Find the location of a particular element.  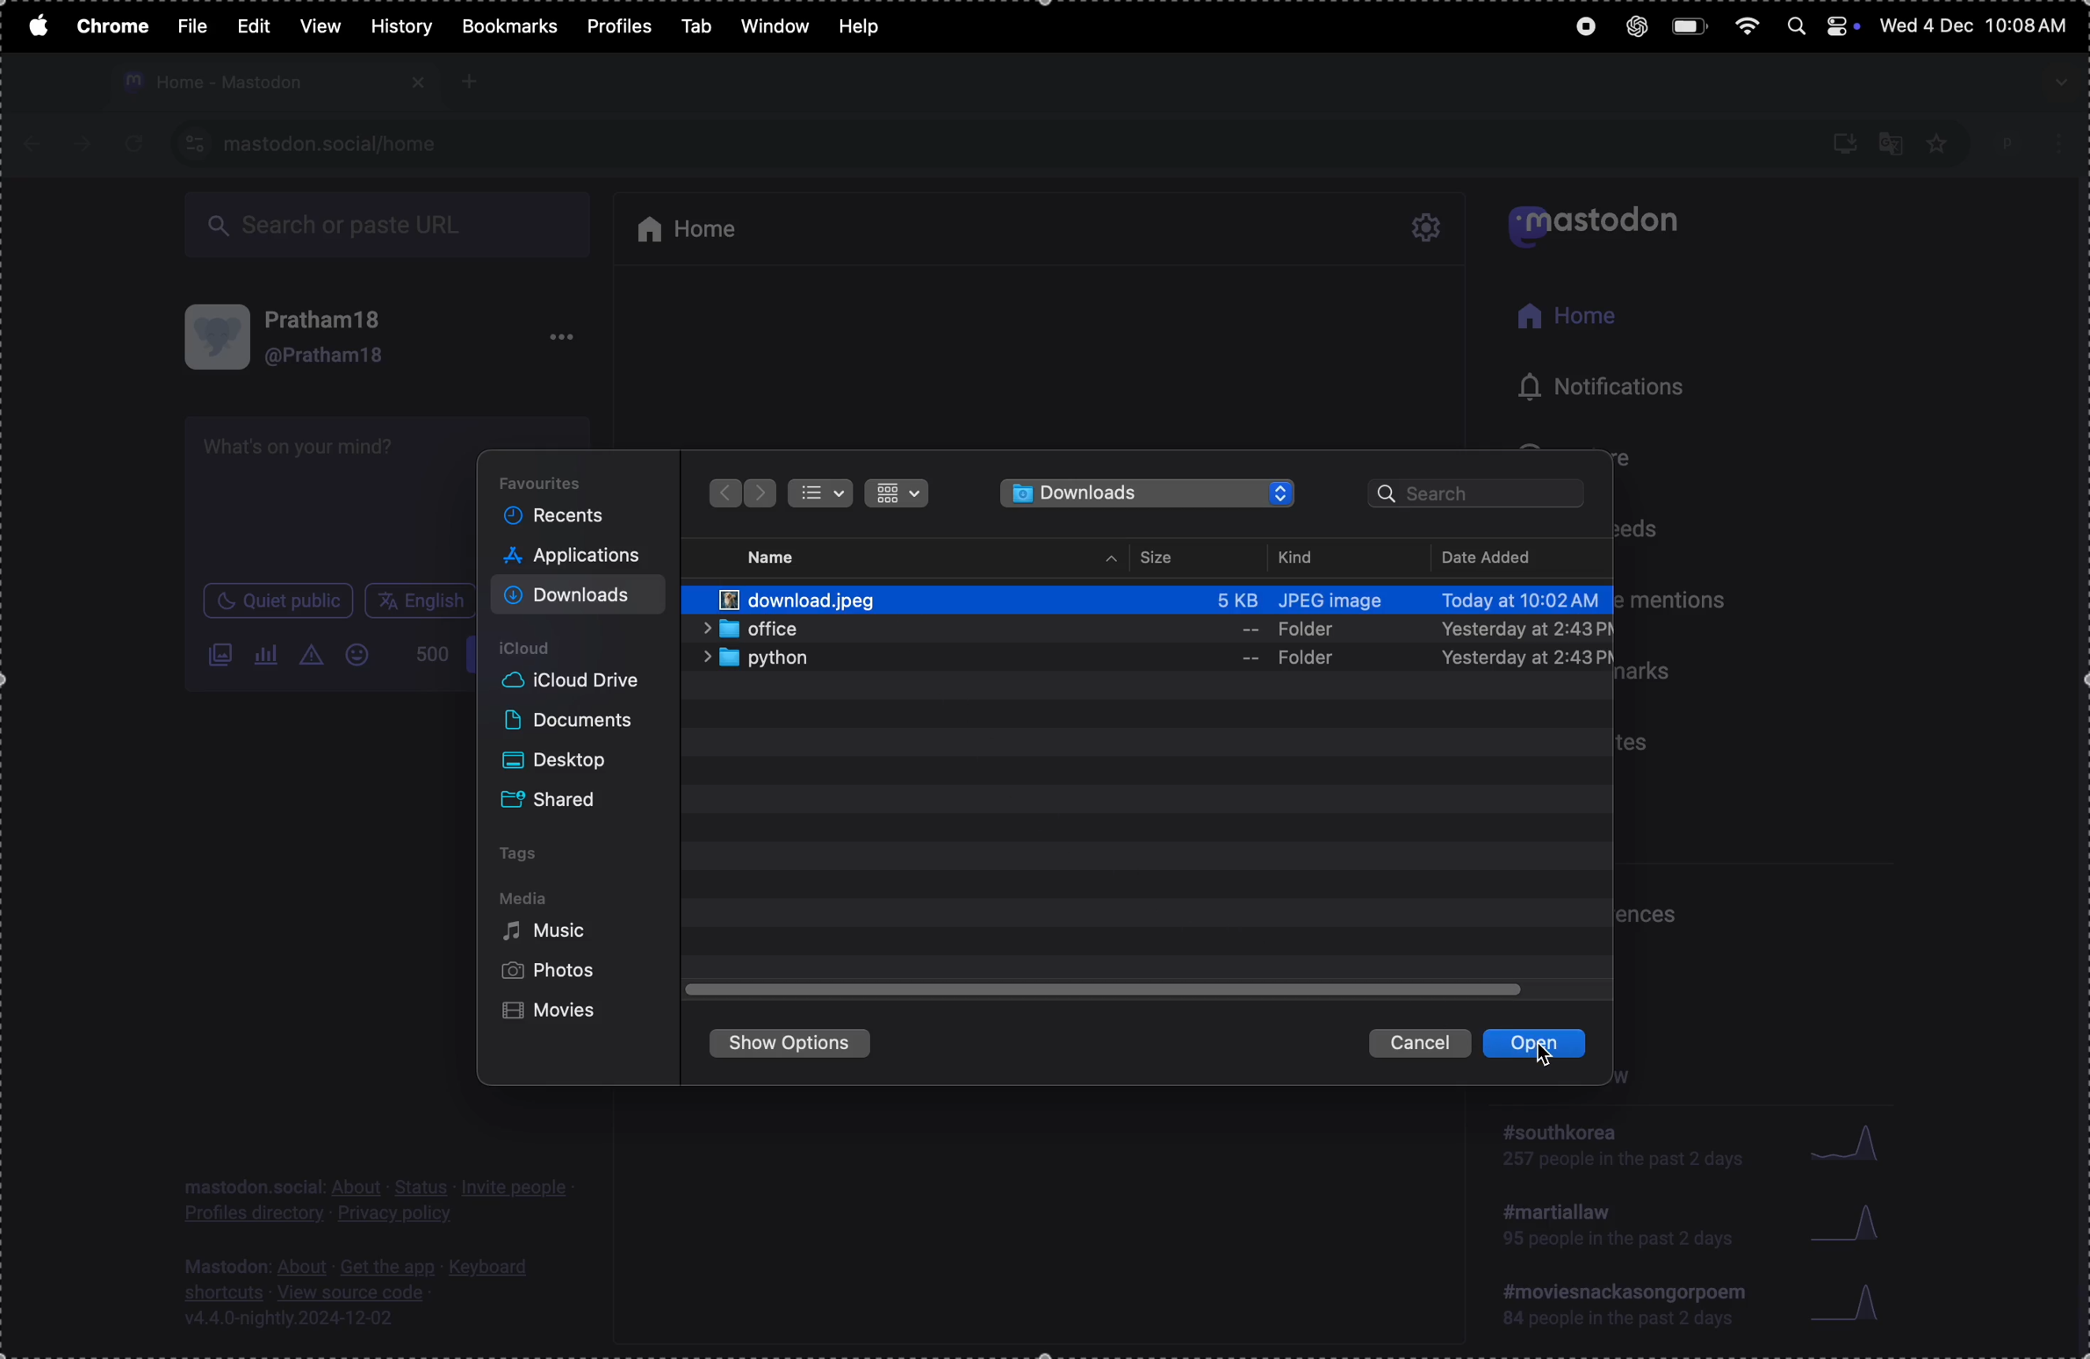

python folder is located at coordinates (1154, 660).